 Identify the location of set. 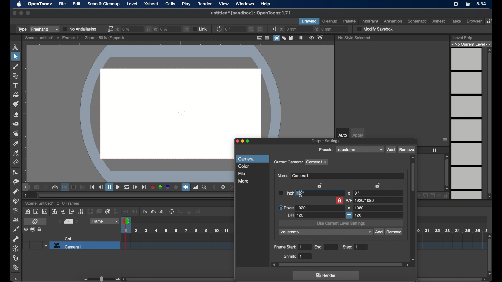
(68, 221).